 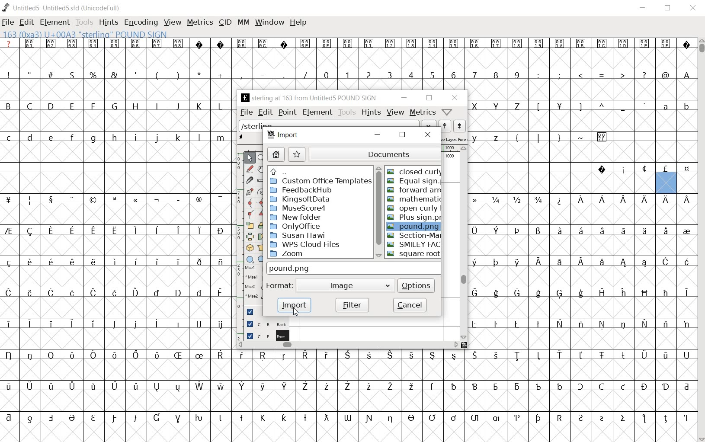 What do you see at coordinates (432, 418) in the screenshot?
I see `Symbol` at bounding box center [432, 418].